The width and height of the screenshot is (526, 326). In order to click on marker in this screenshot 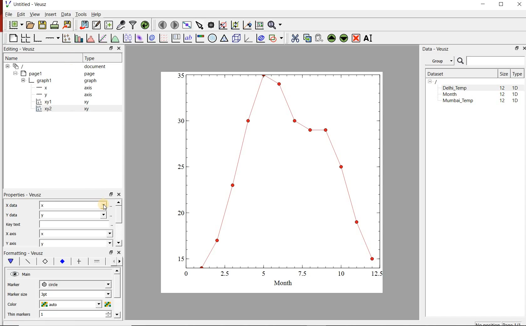, I will do `click(18, 284)`.